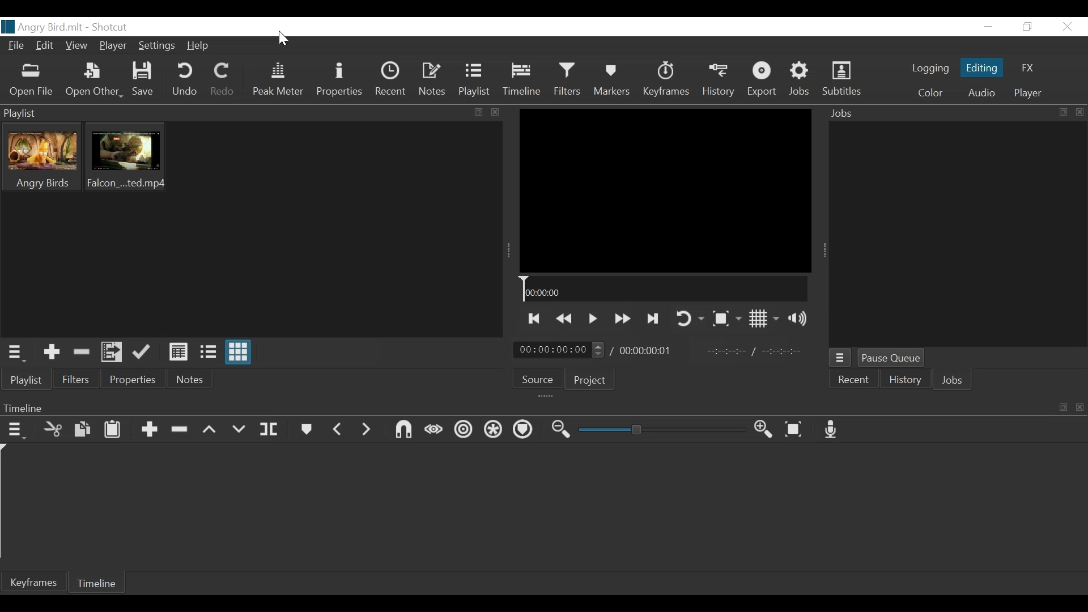 The image size is (1088, 612). Describe the element at coordinates (1026, 27) in the screenshot. I see `Restore` at that location.